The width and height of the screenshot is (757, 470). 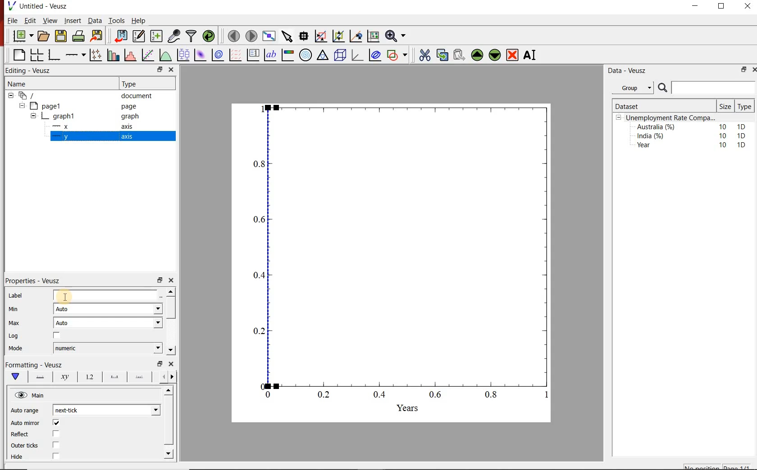 I want to click on filter data, so click(x=191, y=36).